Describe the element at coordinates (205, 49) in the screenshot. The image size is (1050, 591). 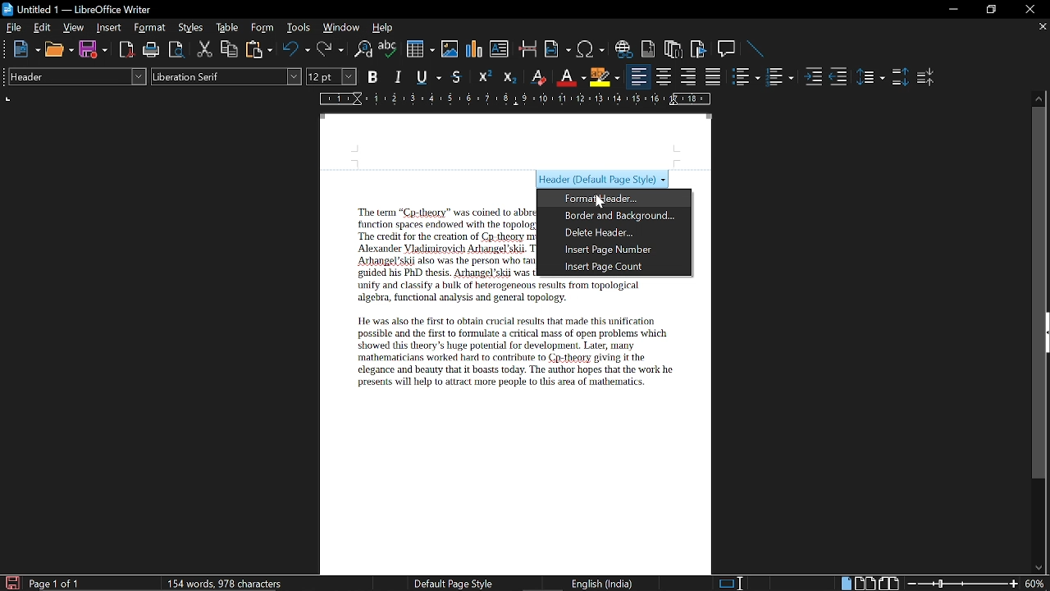
I see `Cut` at that location.